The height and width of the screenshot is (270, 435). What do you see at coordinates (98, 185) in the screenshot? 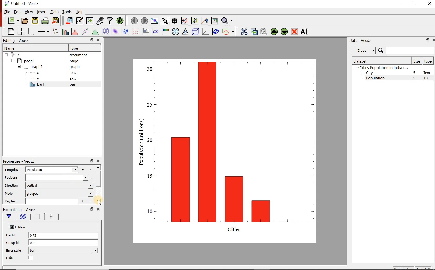
I see `scrollbar` at bounding box center [98, 185].